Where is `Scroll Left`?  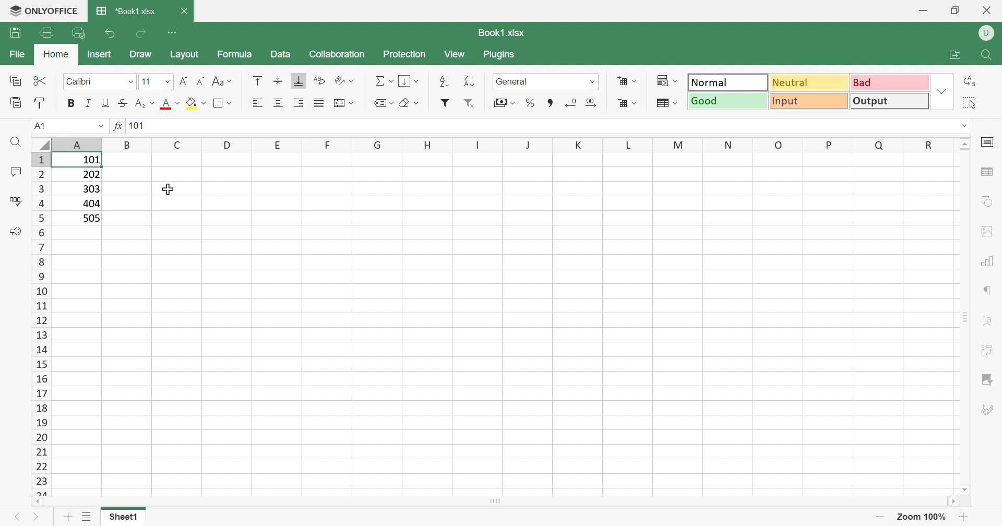 Scroll Left is located at coordinates (41, 503).